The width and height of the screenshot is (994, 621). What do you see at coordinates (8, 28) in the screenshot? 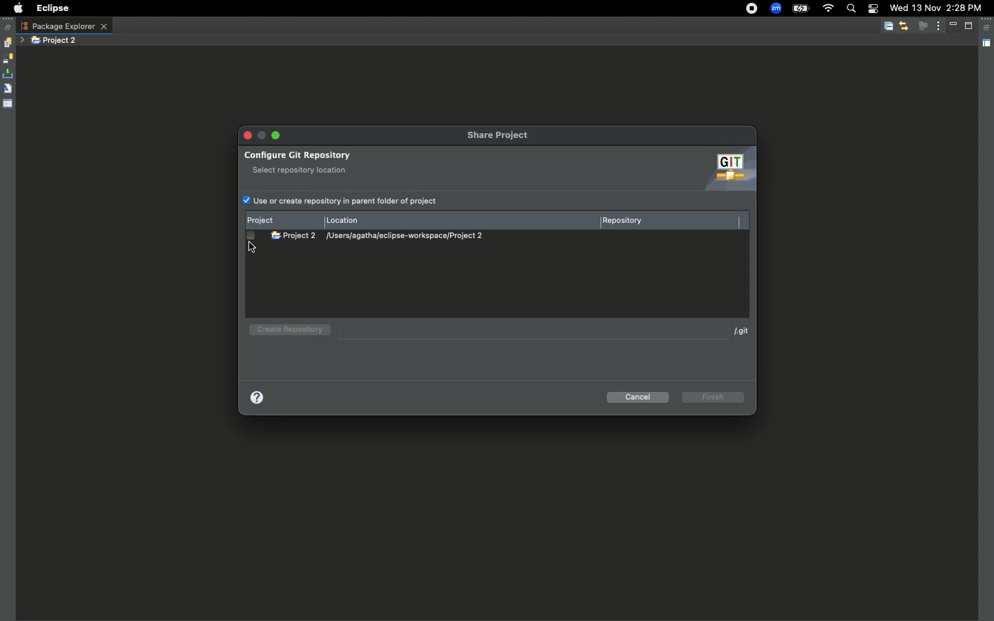
I see `Restore` at bounding box center [8, 28].